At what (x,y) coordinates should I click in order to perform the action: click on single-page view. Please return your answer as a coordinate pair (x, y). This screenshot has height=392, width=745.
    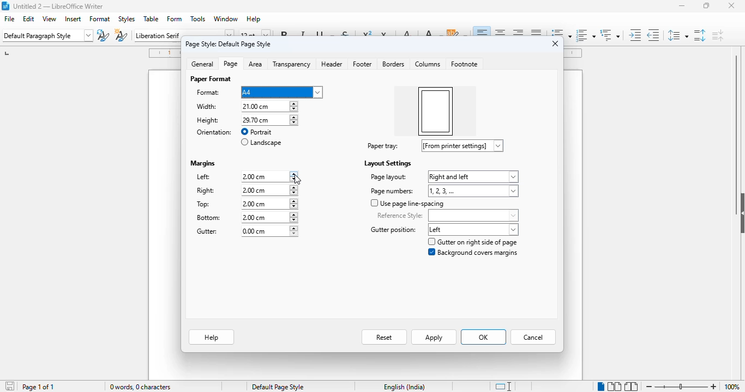
    Looking at the image, I should click on (600, 387).